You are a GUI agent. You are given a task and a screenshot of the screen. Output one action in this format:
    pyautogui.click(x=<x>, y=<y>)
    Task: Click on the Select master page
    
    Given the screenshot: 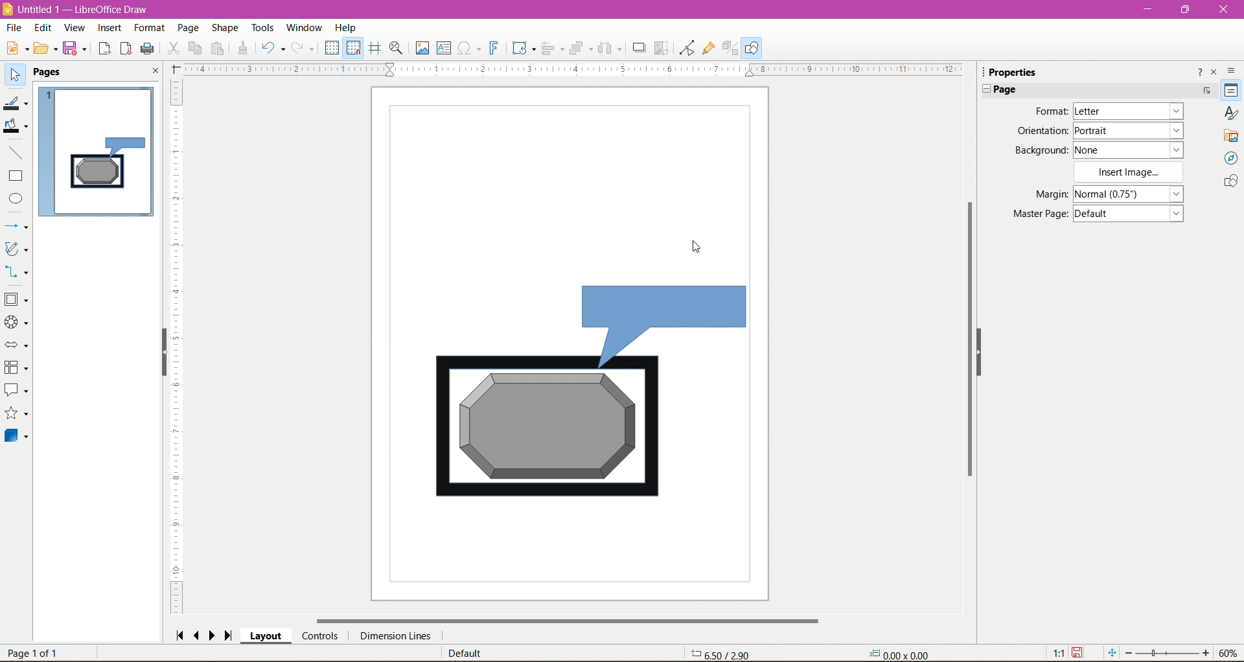 What is the action you would take?
    pyautogui.click(x=1131, y=214)
    